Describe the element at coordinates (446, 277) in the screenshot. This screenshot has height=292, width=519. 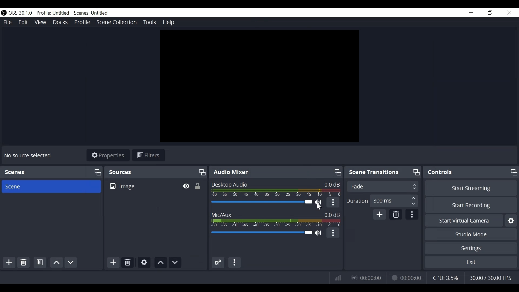
I see `CPU Usage` at that location.